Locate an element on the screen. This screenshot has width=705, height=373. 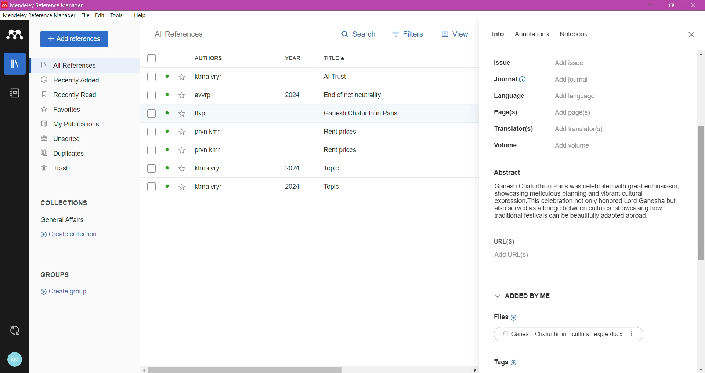
Create Group is located at coordinates (68, 292).